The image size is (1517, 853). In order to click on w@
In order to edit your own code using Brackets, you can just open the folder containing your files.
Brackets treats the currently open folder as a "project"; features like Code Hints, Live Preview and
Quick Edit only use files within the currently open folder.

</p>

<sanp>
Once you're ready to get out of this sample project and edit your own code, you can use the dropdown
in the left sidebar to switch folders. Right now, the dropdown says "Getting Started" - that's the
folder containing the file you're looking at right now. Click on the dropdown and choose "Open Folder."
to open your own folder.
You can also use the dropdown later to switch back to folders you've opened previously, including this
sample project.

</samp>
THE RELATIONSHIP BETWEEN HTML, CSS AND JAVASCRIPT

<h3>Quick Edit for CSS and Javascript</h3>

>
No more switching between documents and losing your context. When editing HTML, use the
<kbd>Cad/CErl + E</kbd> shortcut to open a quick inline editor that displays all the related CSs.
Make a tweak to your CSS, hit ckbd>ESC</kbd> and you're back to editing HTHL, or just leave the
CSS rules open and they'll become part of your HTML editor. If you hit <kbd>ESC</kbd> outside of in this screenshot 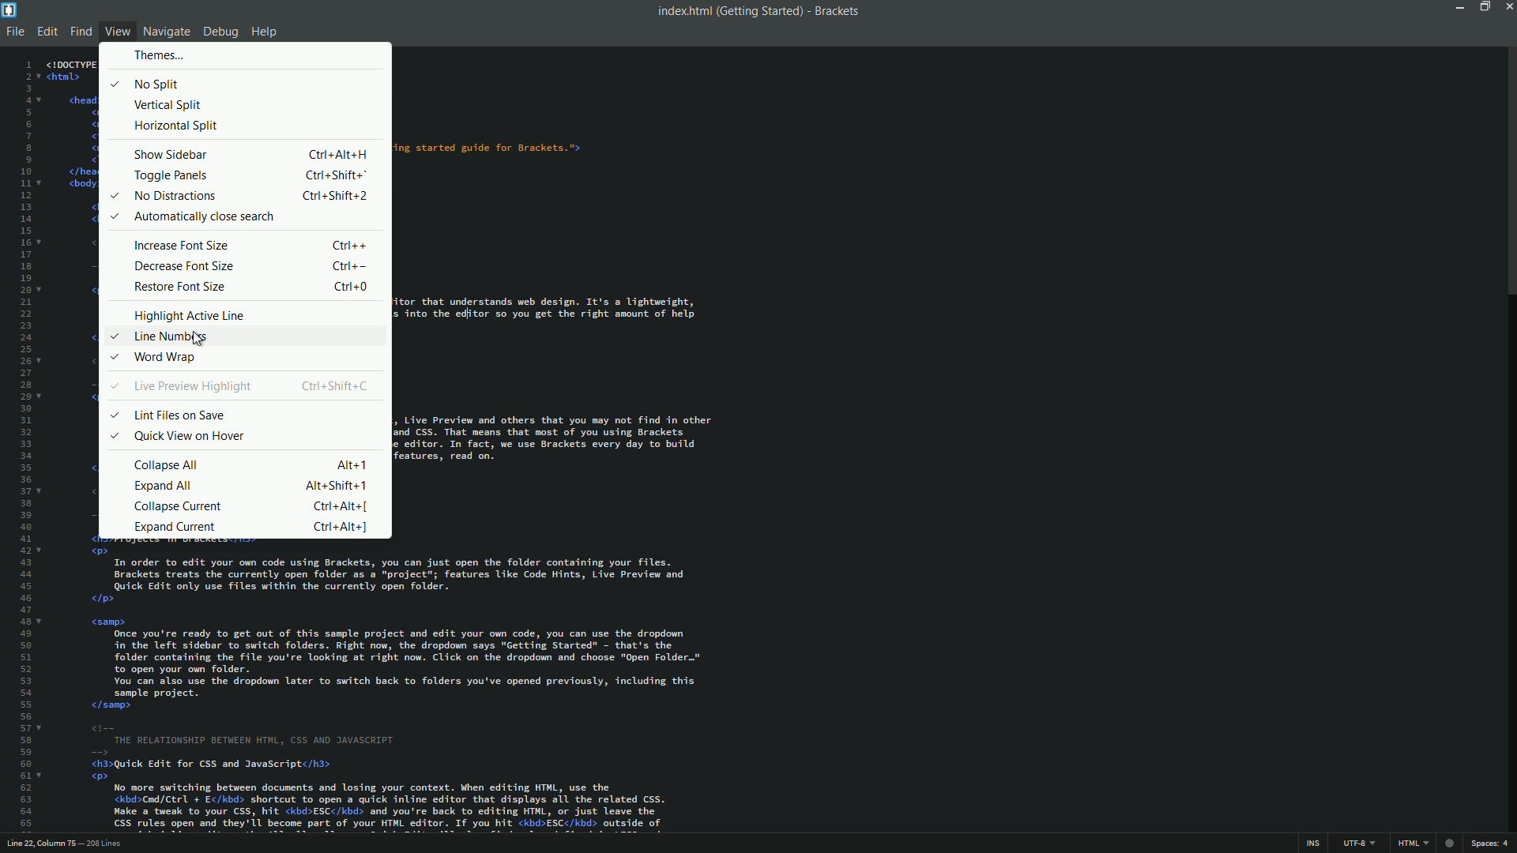, I will do `click(392, 687)`.